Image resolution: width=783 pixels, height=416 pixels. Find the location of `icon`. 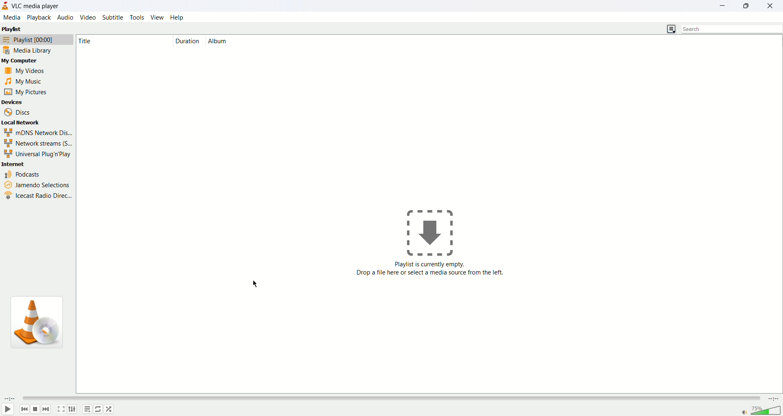

icon is located at coordinates (35, 323).